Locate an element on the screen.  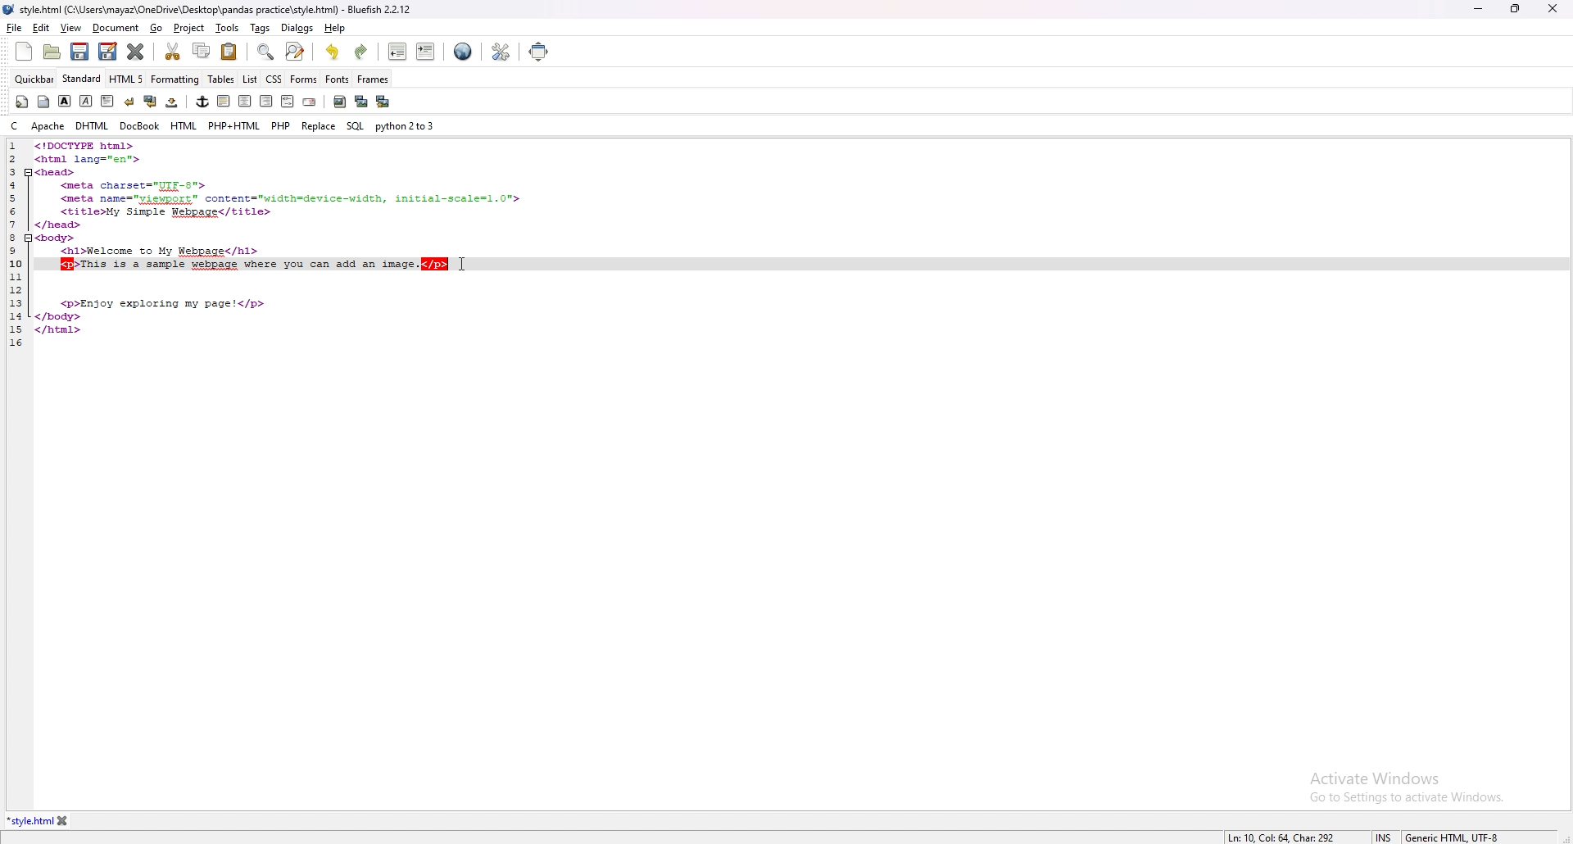
<!DOCTYPE html> is located at coordinates (88, 146).